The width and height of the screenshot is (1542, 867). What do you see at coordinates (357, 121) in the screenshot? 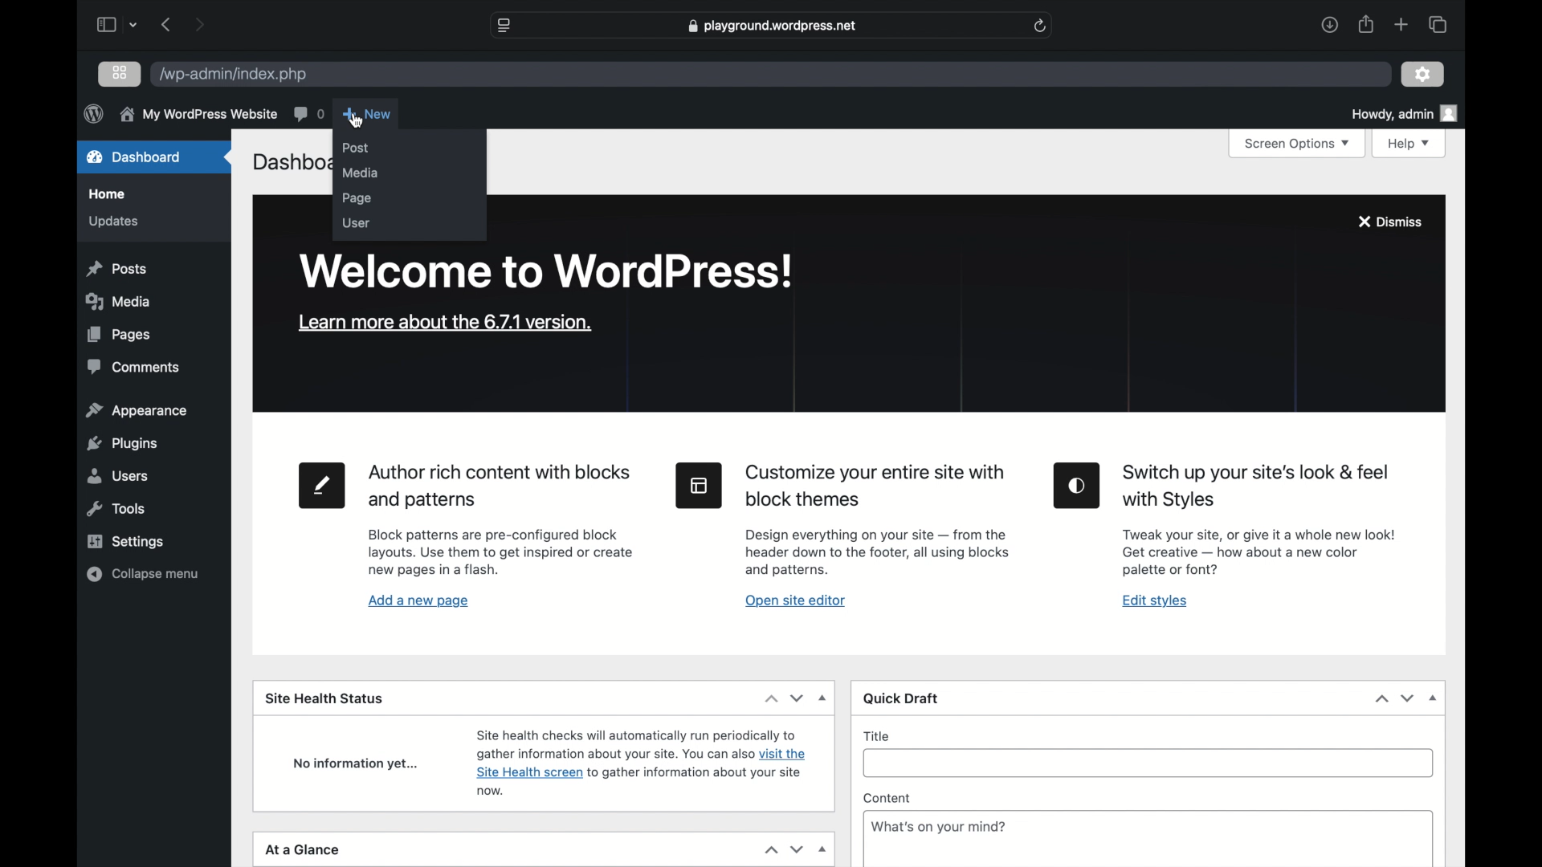
I see `cursor` at bounding box center [357, 121].